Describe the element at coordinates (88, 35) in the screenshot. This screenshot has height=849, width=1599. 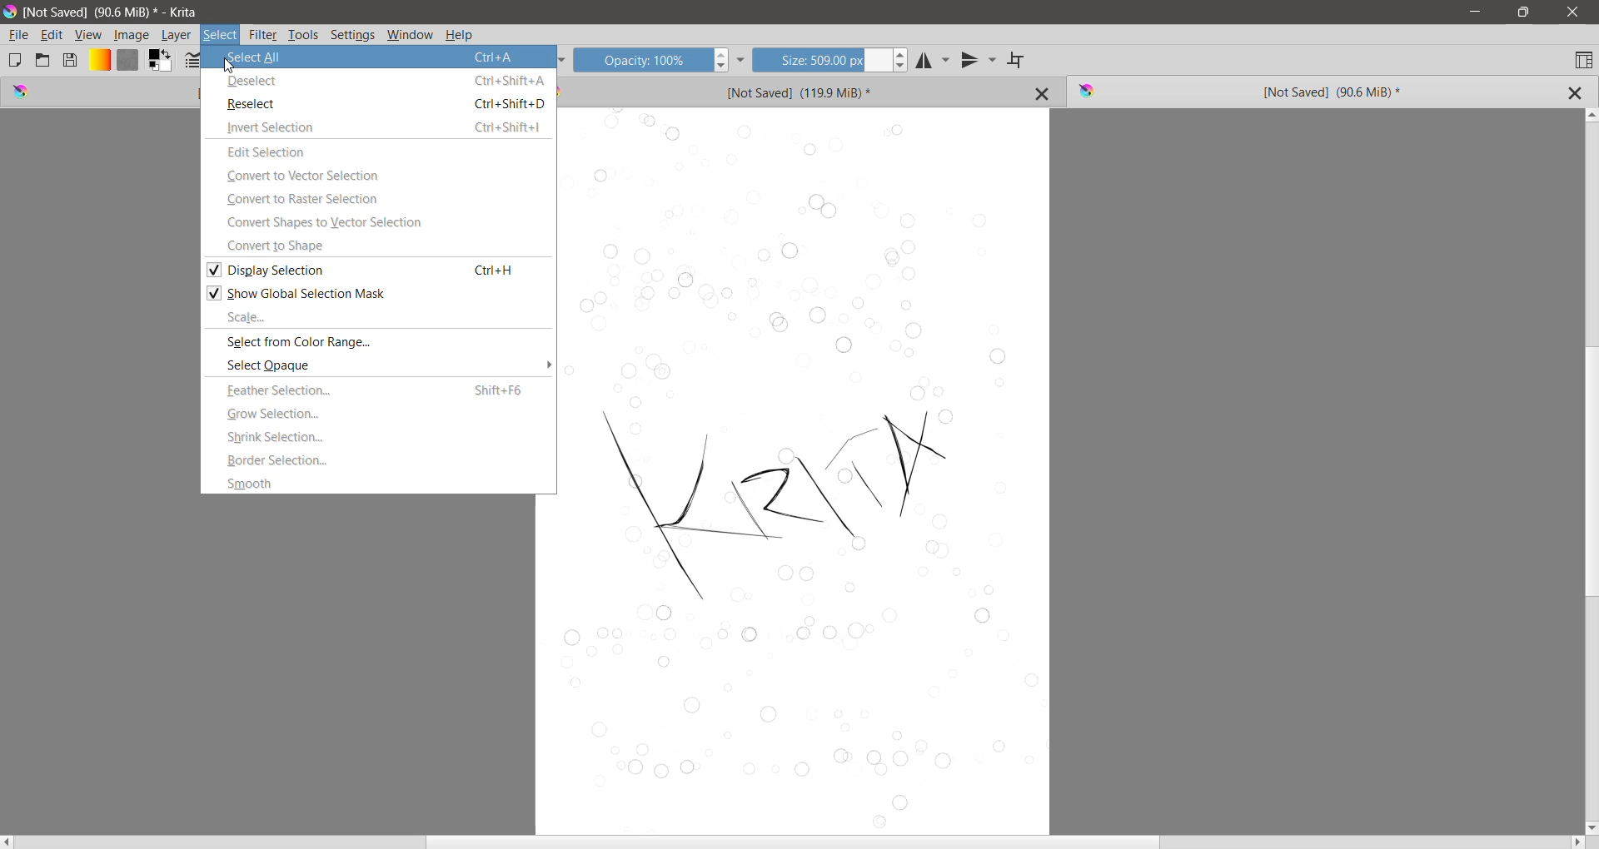
I see `View` at that location.